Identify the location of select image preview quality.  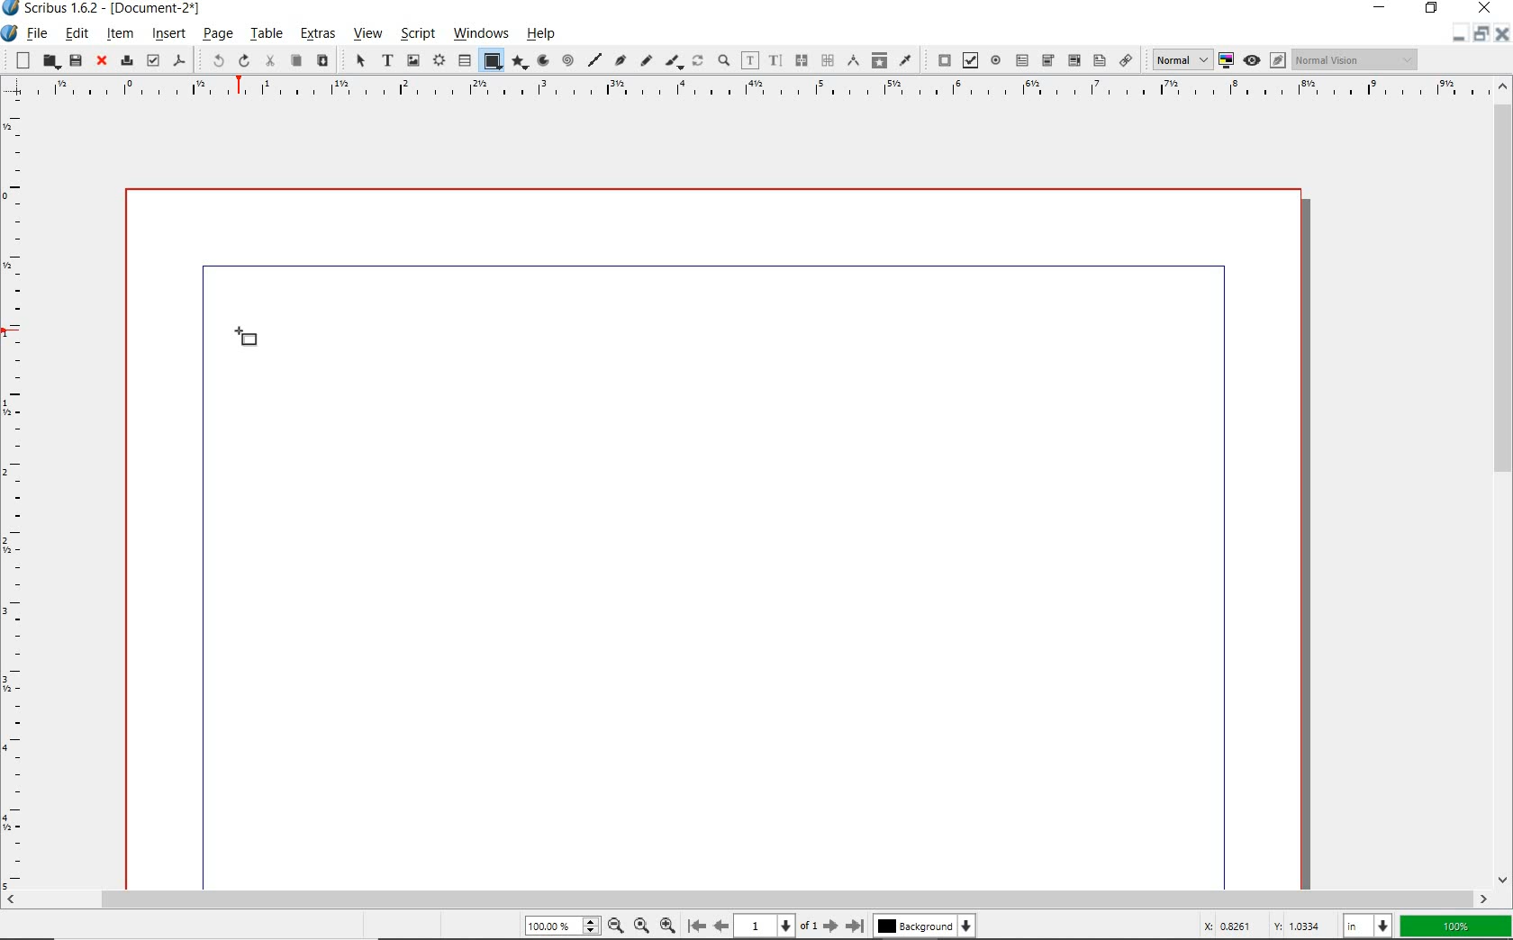
(1176, 59).